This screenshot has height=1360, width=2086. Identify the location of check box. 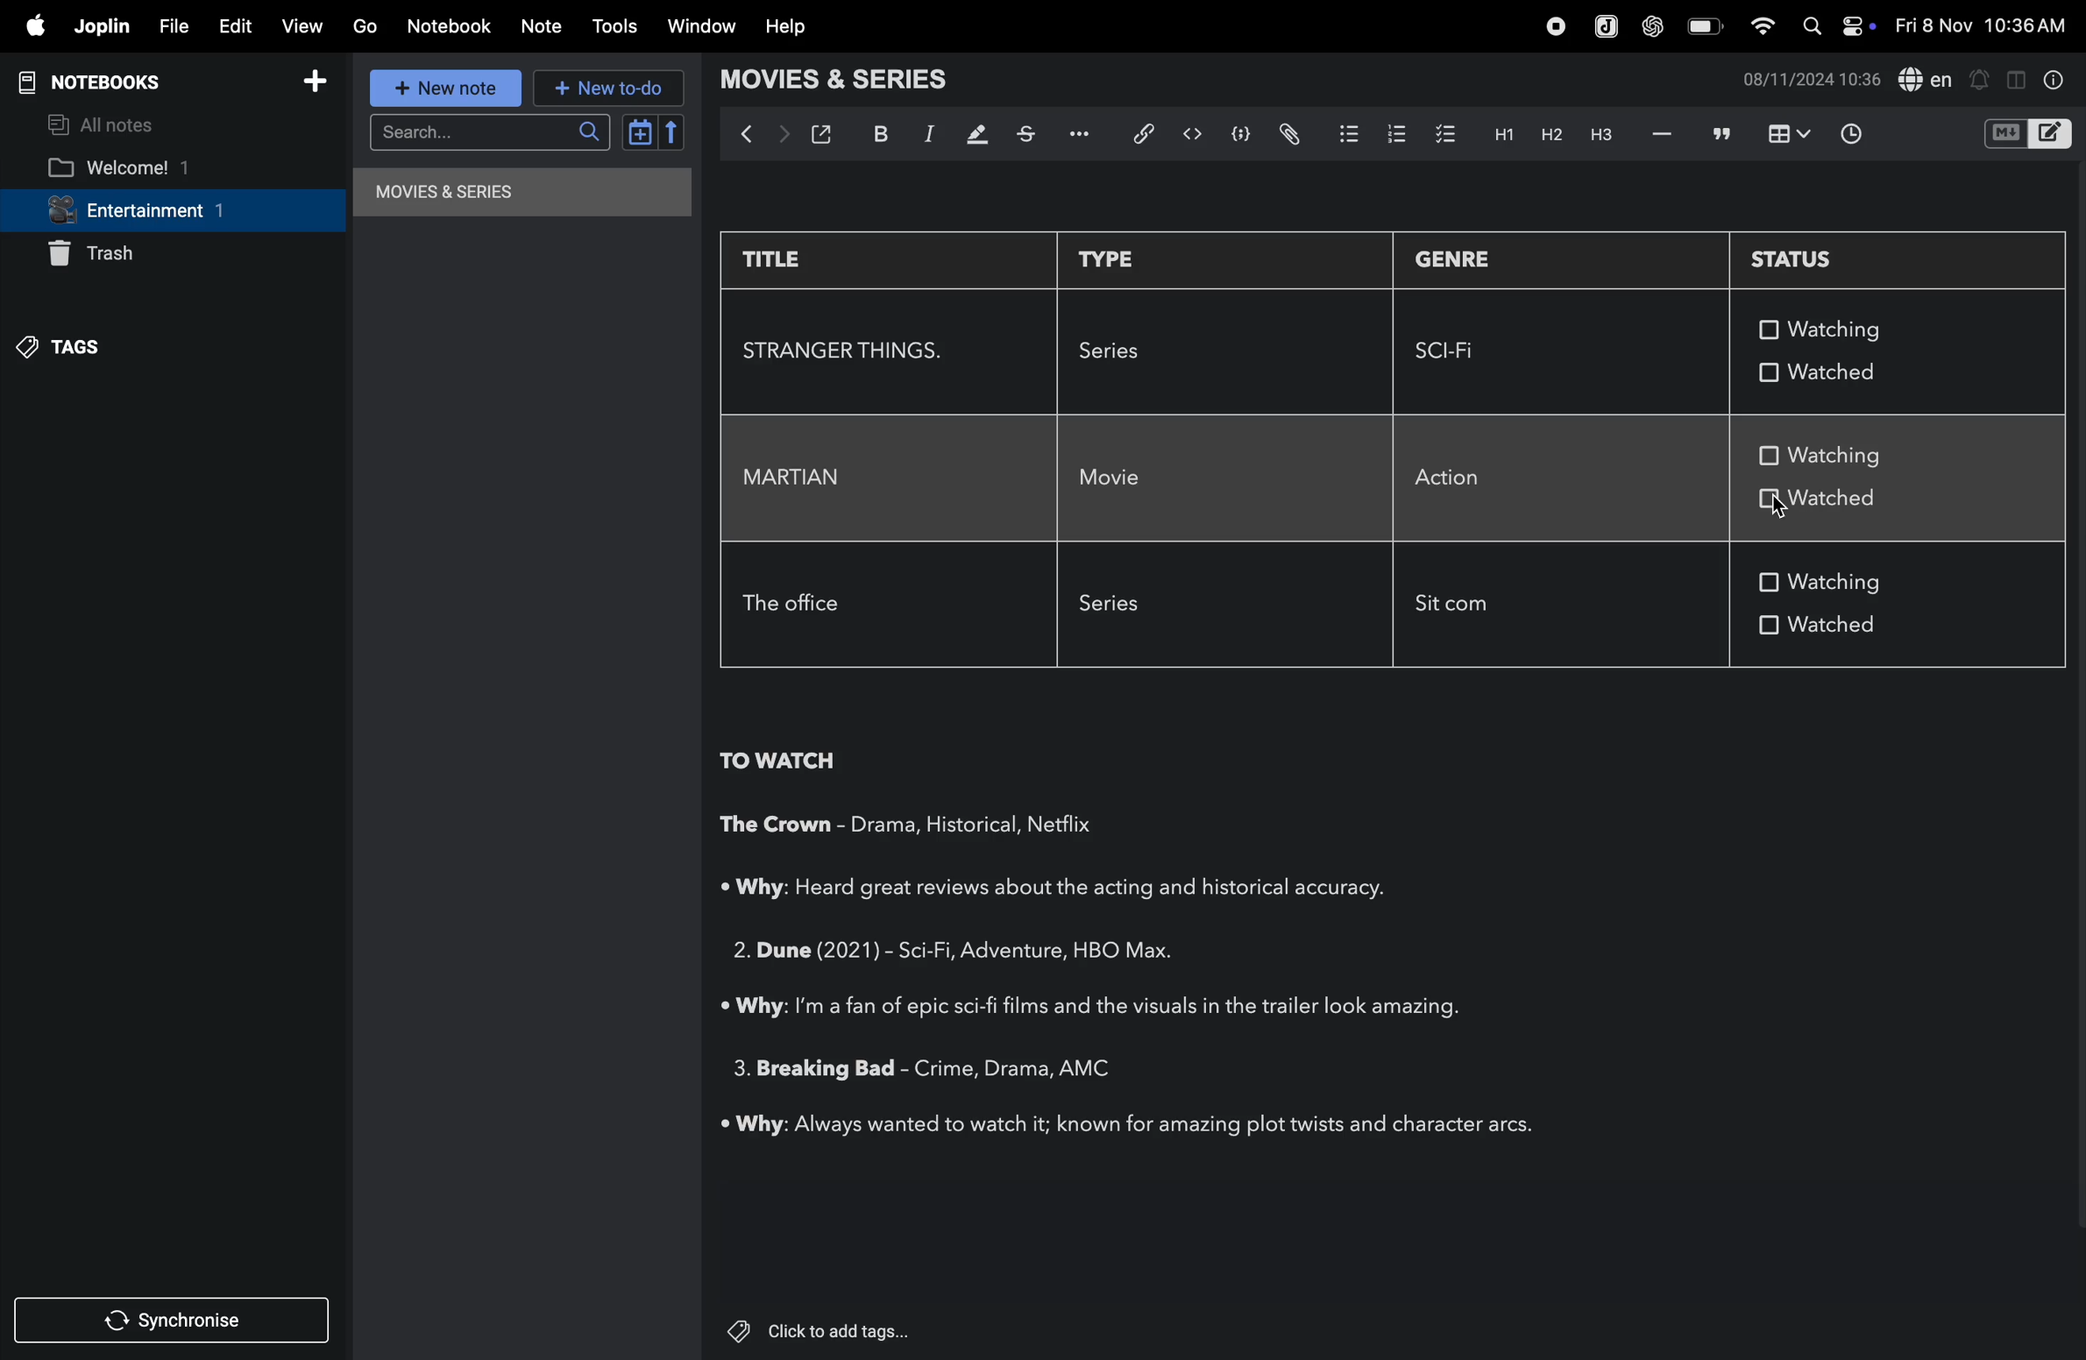
(1764, 371).